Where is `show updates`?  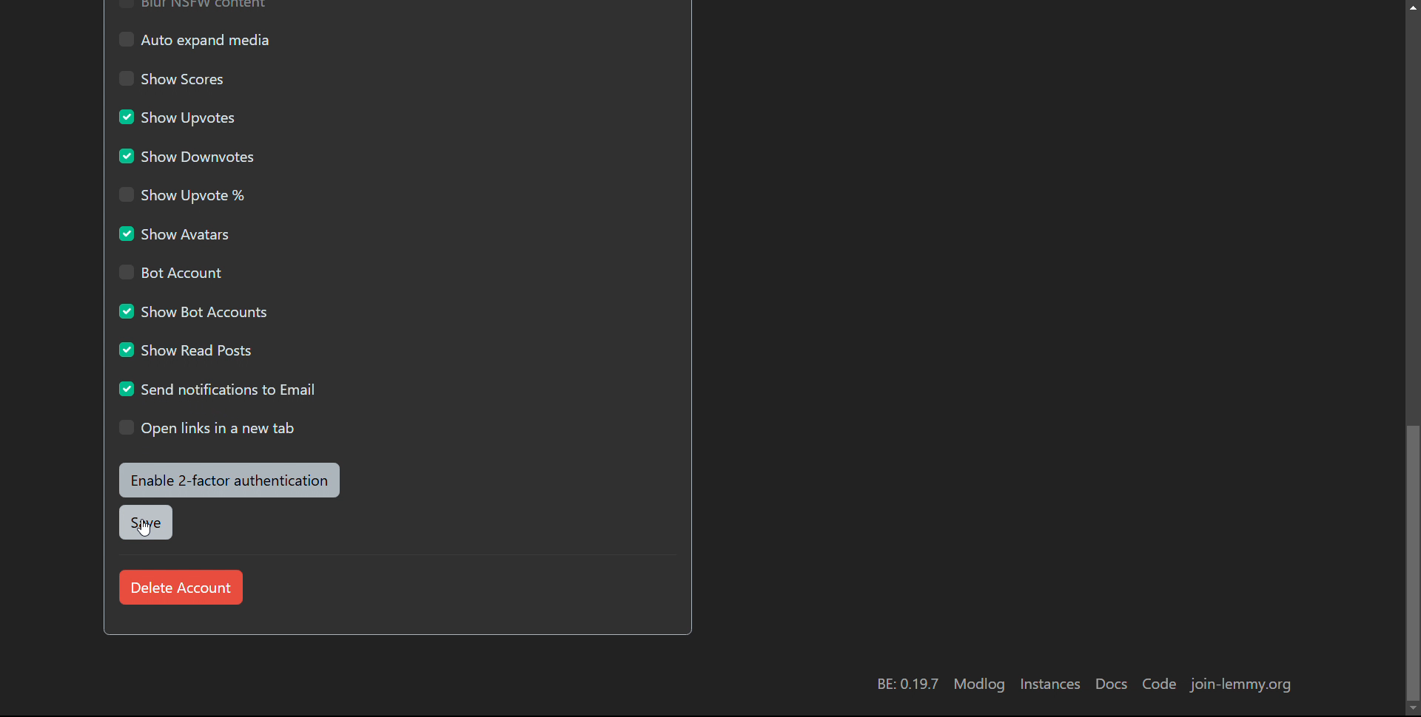
show updates is located at coordinates (177, 116).